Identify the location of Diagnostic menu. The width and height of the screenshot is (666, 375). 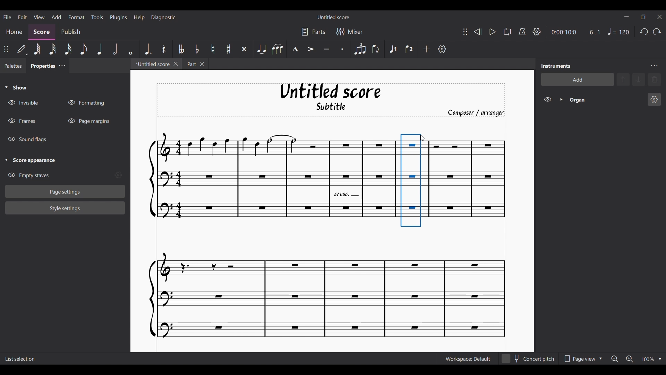
(164, 17).